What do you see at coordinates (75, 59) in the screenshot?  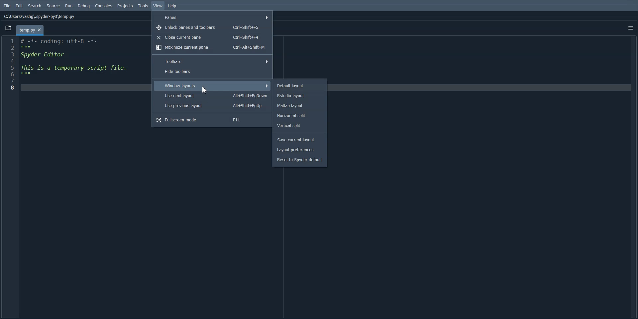 I see `Initial code block` at bounding box center [75, 59].